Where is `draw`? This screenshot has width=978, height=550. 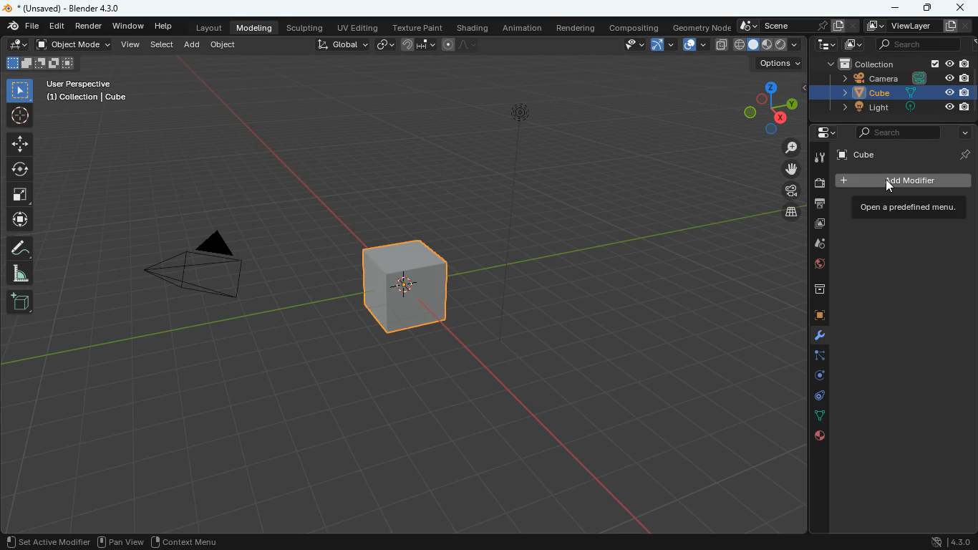 draw is located at coordinates (21, 247).